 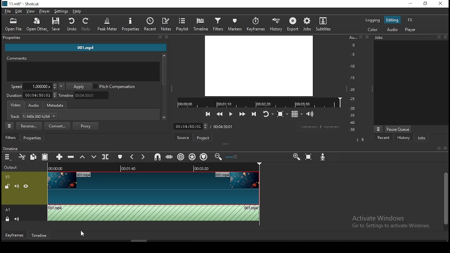 What do you see at coordinates (16, 106) in the screenshot?
I see `video` at bounding box center [16, 106].